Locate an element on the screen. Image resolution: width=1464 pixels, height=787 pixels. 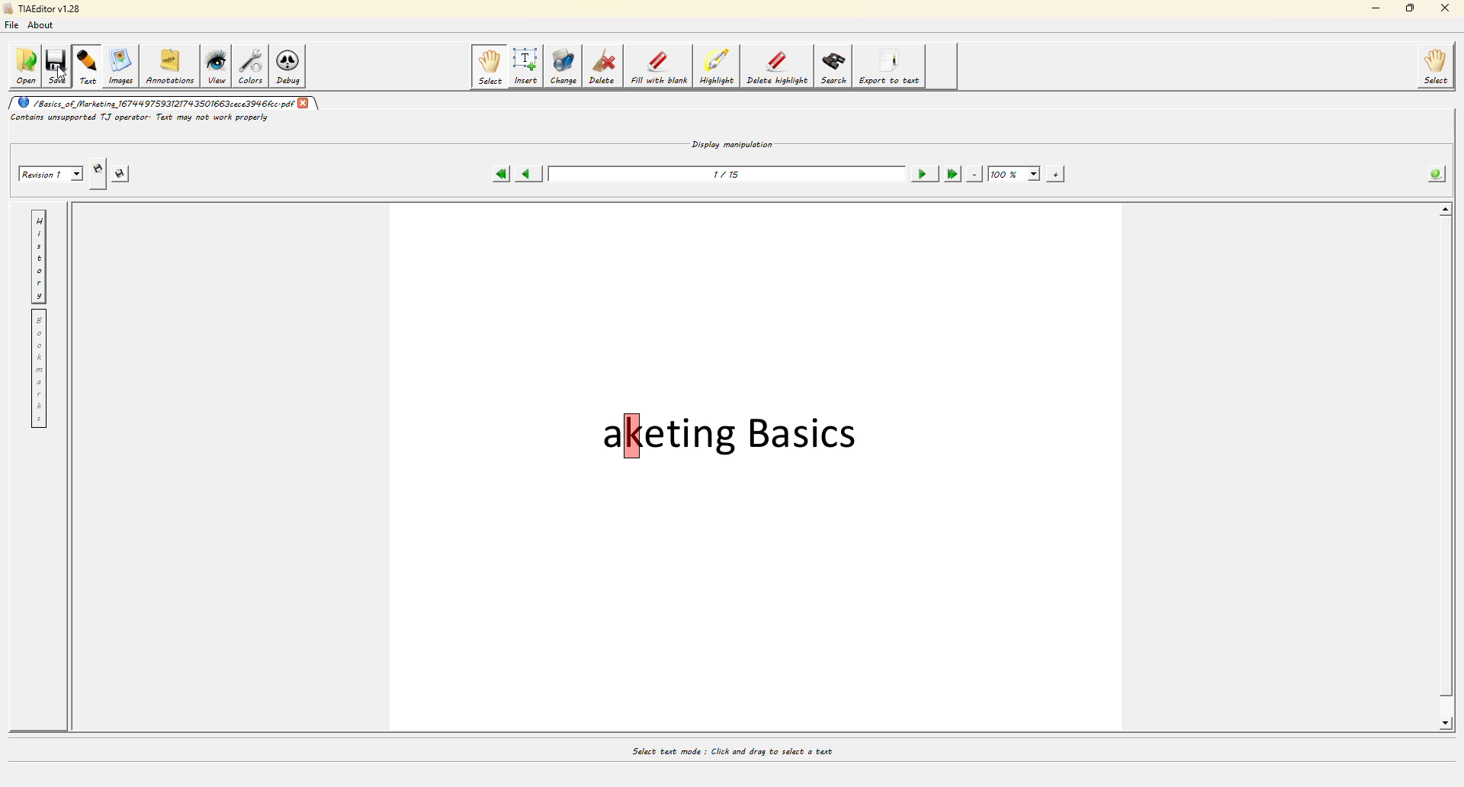
previous page is located at coordinates (531, 171).